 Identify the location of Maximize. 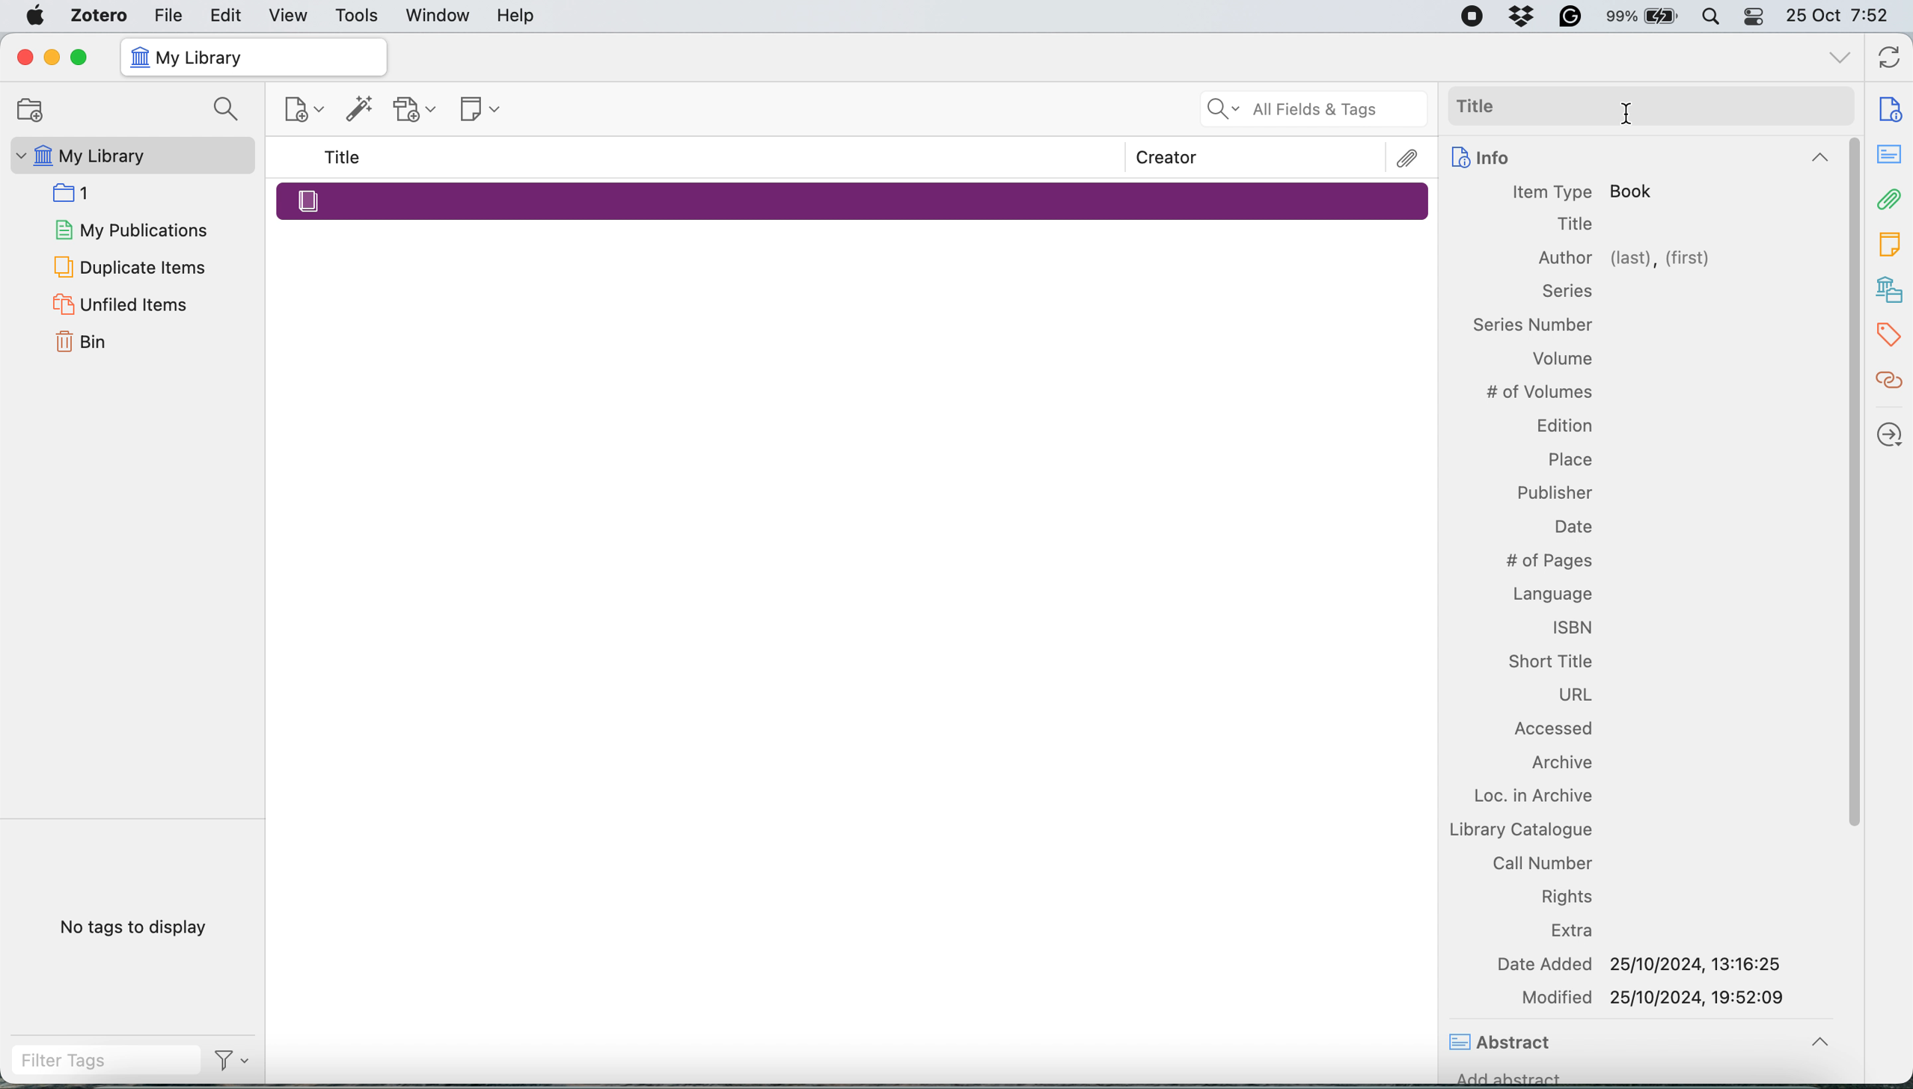
(79, 58).